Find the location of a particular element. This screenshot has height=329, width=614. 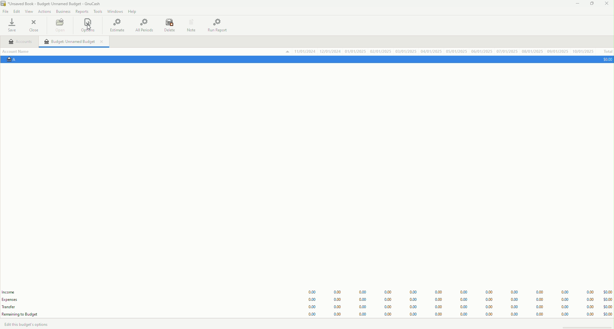

Close is located at coordinates (35, 26).